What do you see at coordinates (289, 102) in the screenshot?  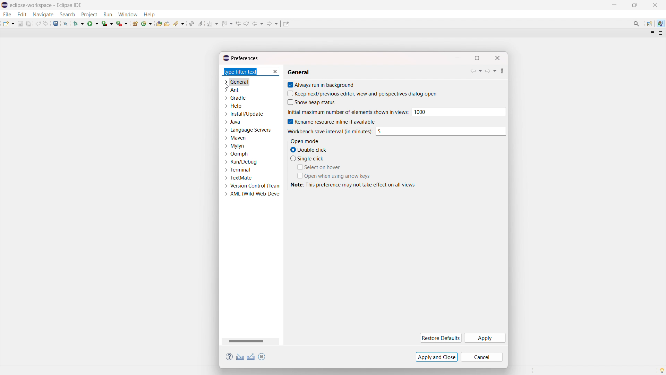 I see `Checkbox` at bounding box center [289, 102].